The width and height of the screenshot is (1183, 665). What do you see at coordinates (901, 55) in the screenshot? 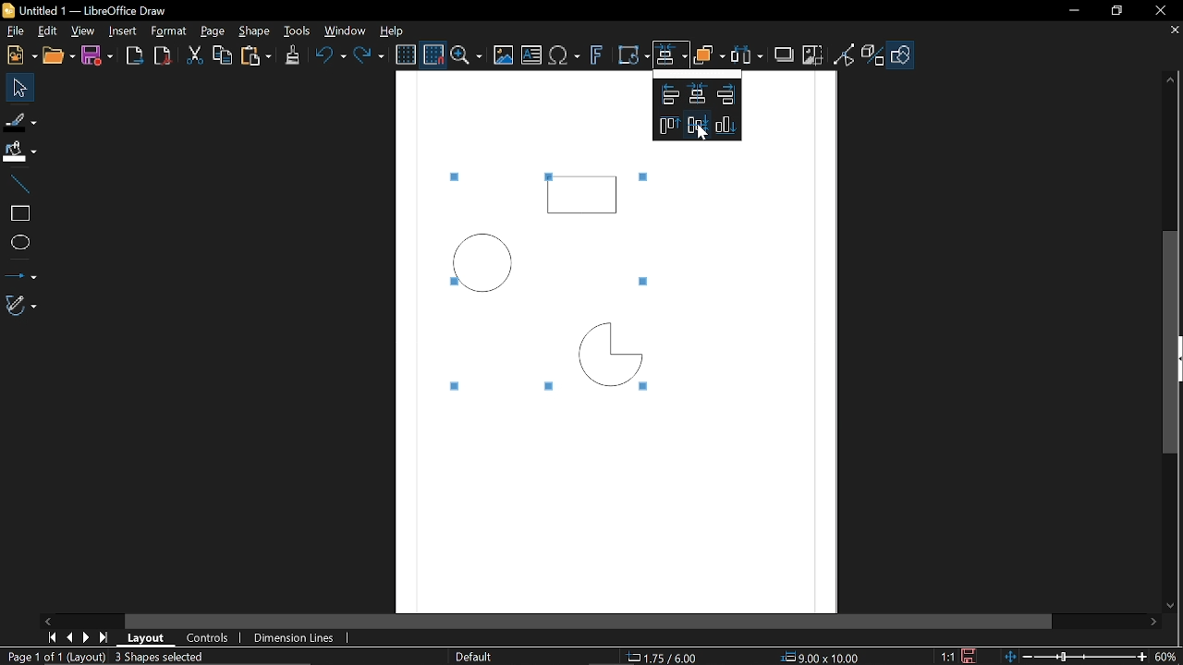
I see `Shapes` at bounding box center [901, 55].